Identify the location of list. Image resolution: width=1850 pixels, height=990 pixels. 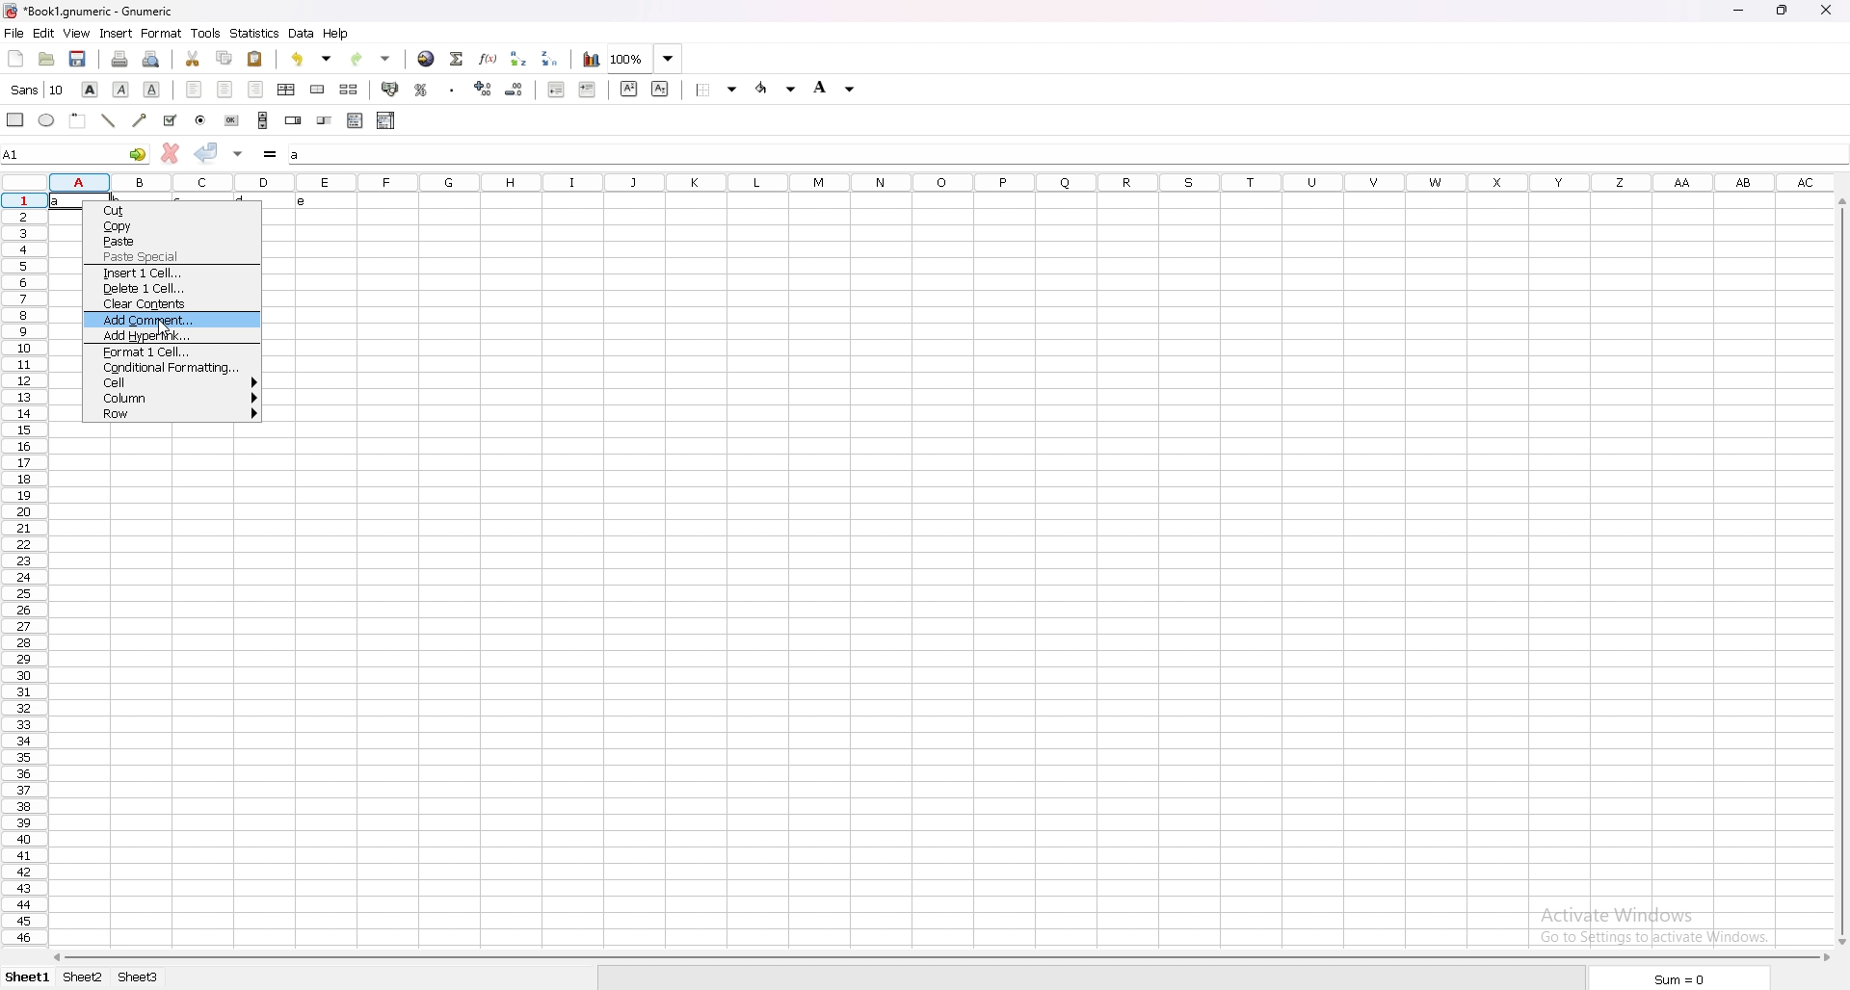
(357, 120).